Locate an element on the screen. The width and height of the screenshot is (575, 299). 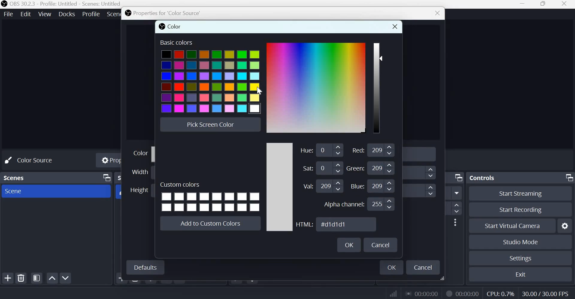
Move scene down is located at coordinates (67, 278).